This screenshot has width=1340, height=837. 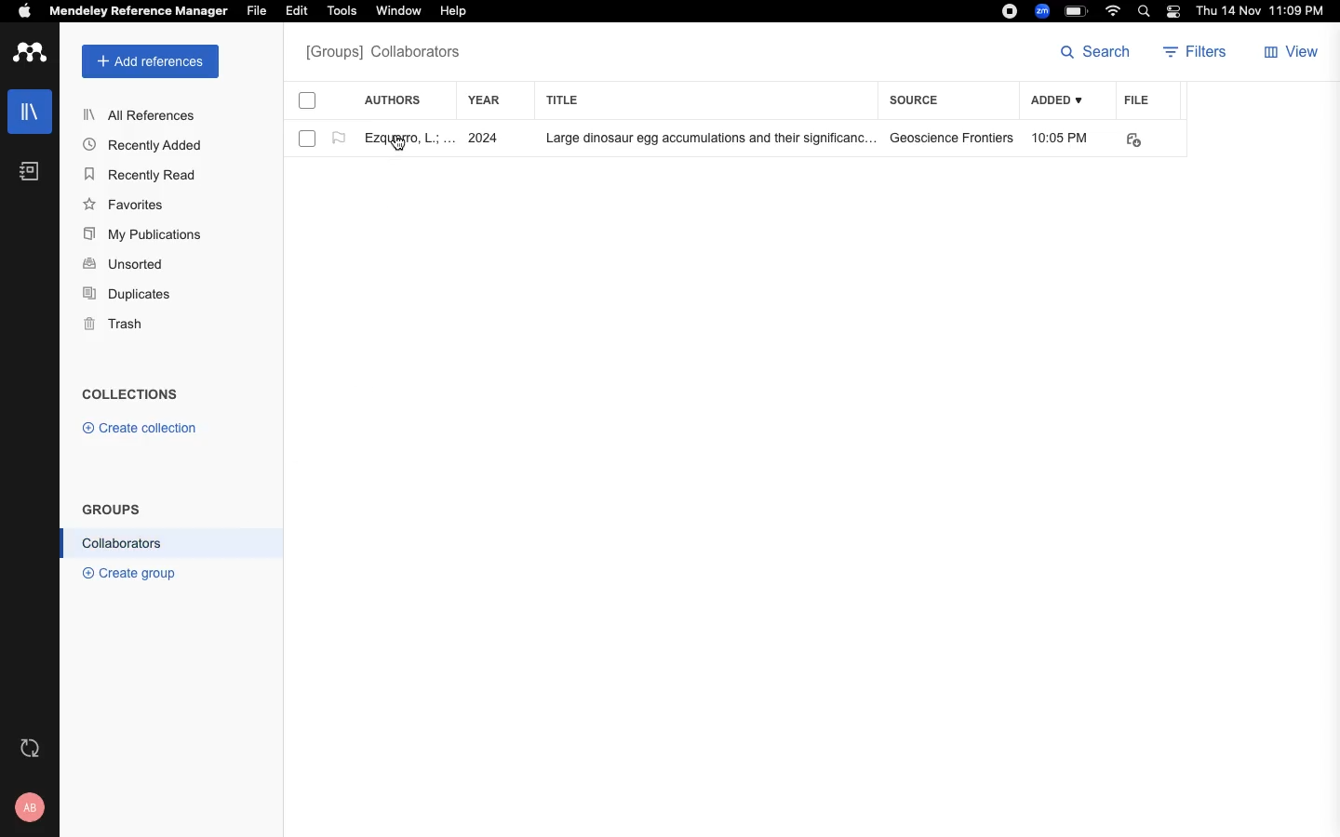 What do you see at coordinates (1045, 11) in the screenshot?
I see `zoom` at bounding box center [1045, 11].